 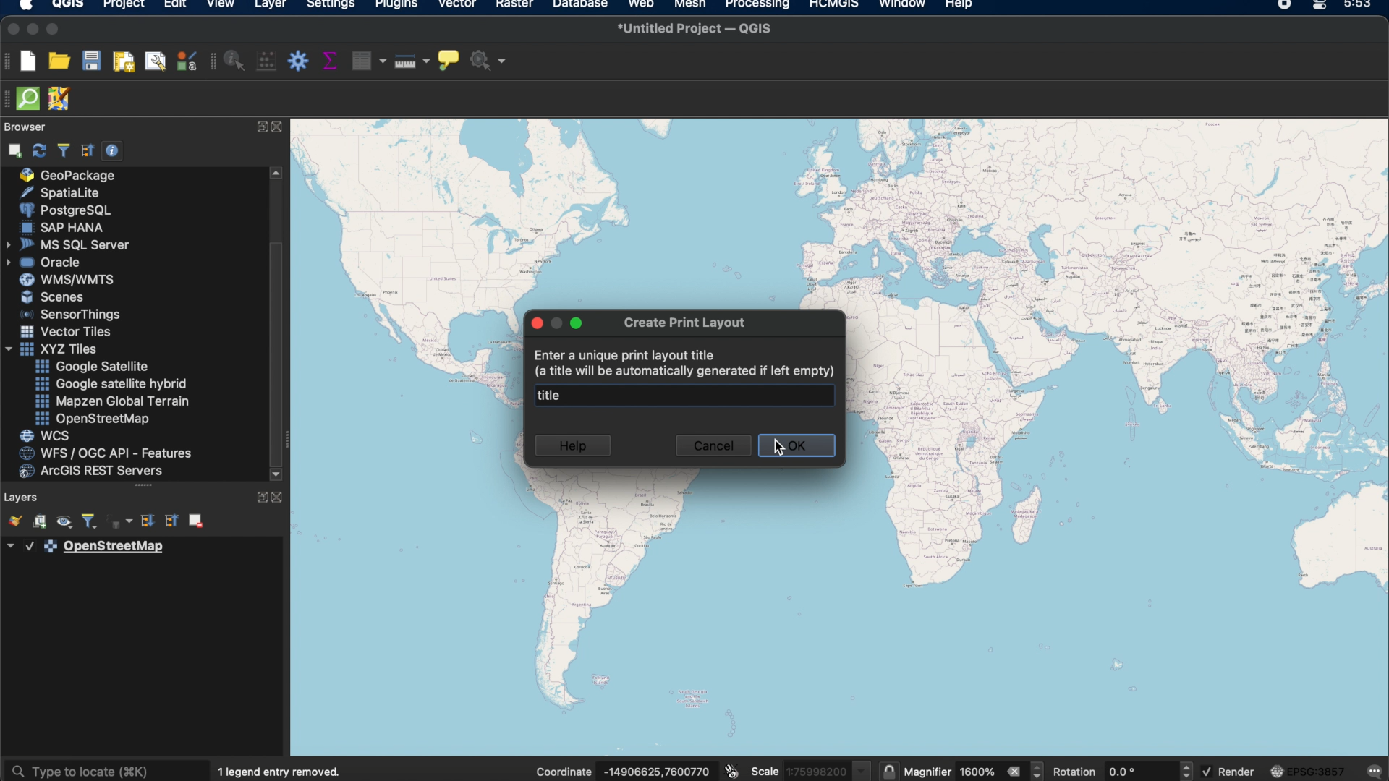 What do you see at coordinates (277, 474) in the screenshot?
I see `scroll down arrow` at bounding box center [277, 474].